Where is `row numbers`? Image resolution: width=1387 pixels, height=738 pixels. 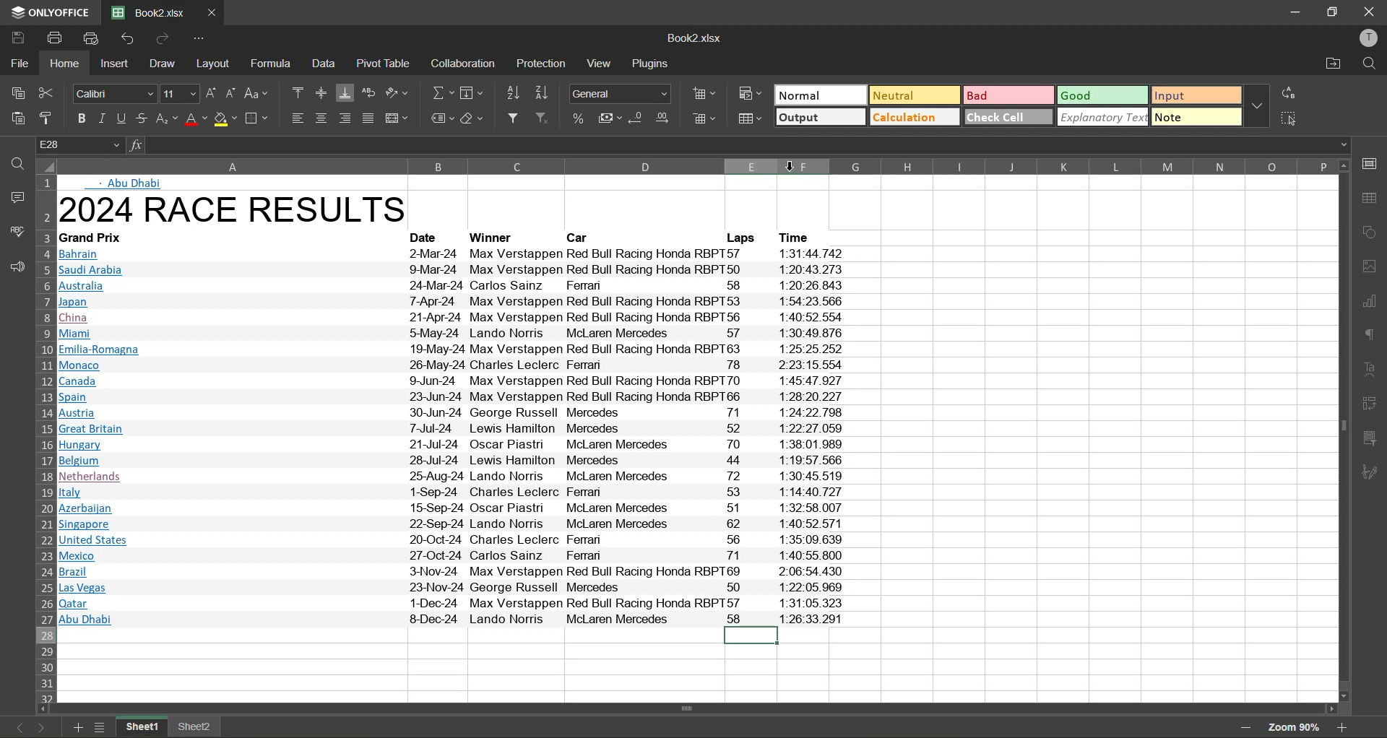
row numbers is located at coordinates (43, 436).